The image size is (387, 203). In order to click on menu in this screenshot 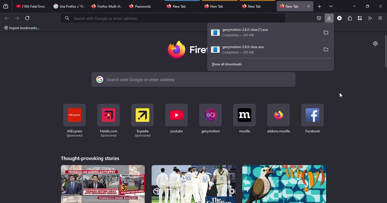, I will do `click(379, 18)`.